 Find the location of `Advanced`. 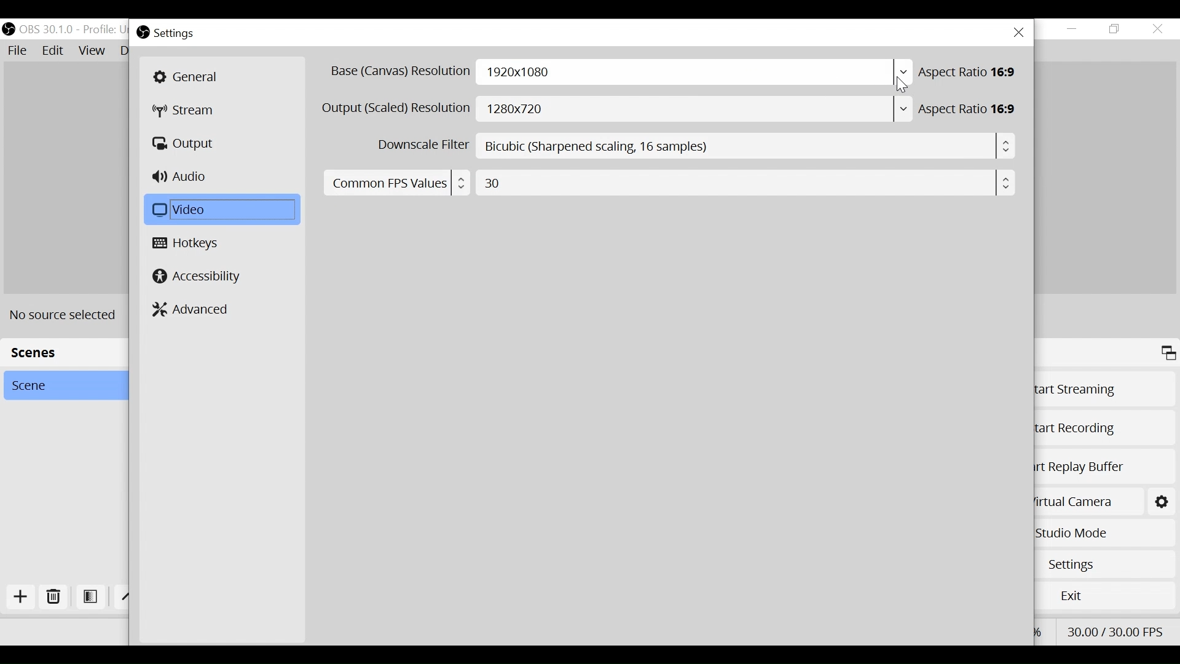

Advanced is located at coordinates (192, 309).